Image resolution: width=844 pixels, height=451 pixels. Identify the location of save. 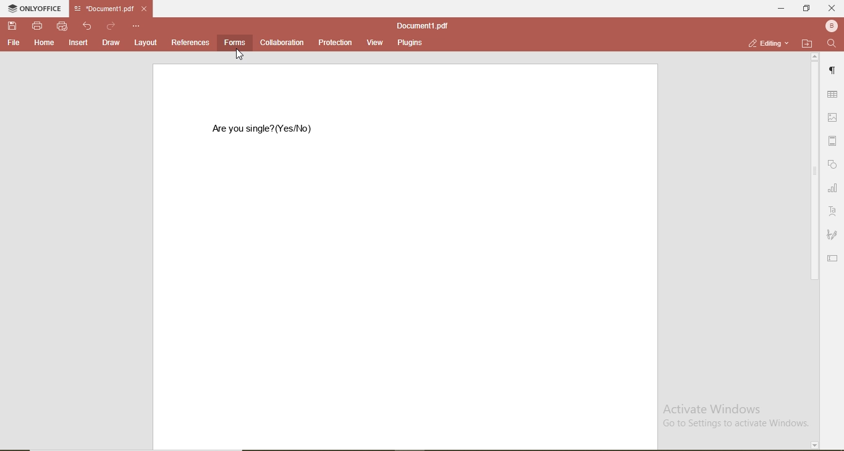
(12, 26).